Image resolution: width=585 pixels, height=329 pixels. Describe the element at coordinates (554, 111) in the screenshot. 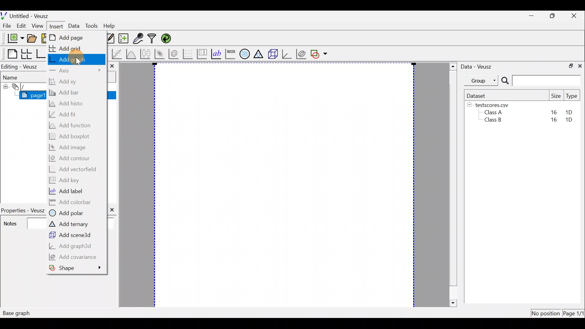

I see `16` at that location.